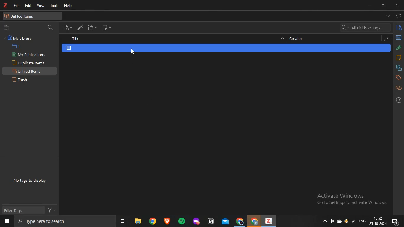 The image size is (404, 227). What do you see at coordinates (28, 55) in the screenshot?
I see `My Publications` at bounding box center [28, 55].